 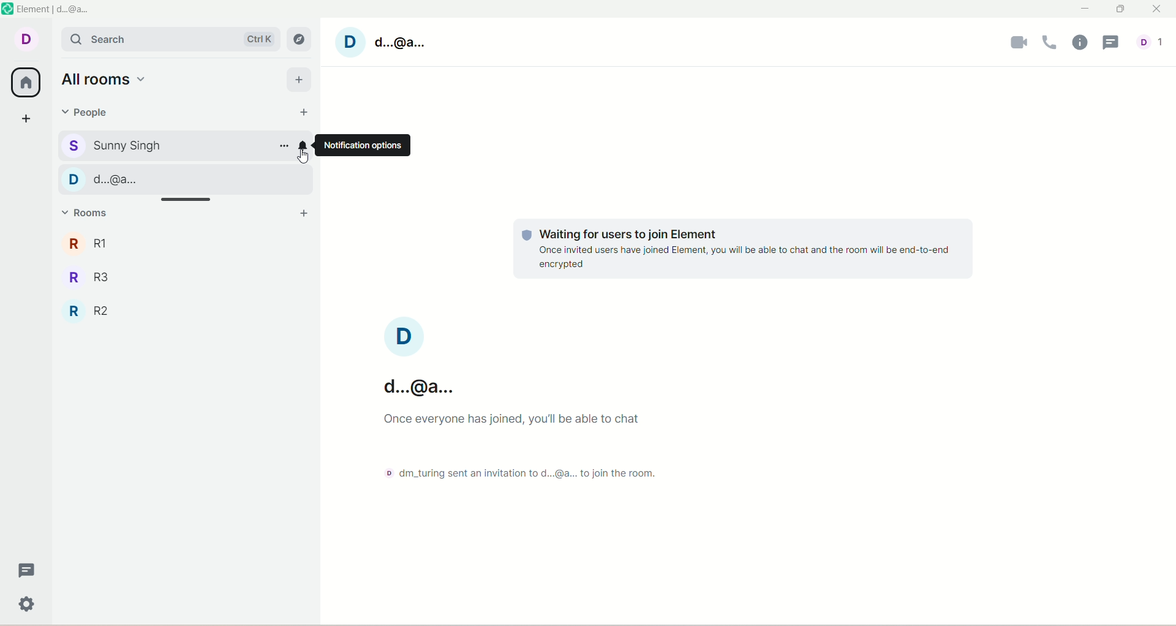 I want to click on logo, so click(x=8, y=9).